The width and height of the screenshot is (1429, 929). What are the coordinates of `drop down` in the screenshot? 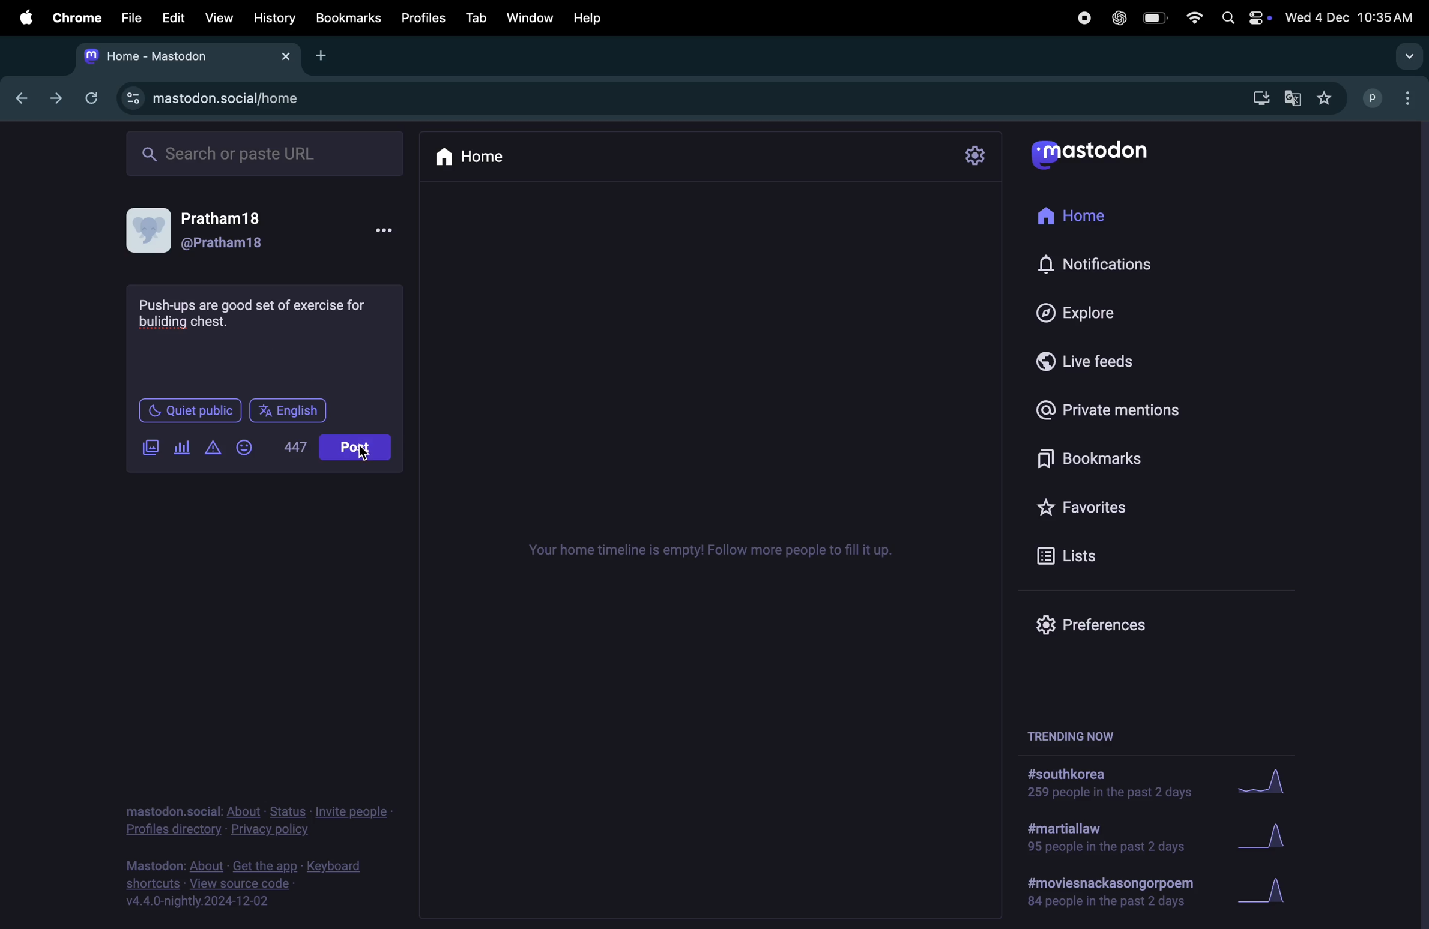 It's located at (1410, 57).